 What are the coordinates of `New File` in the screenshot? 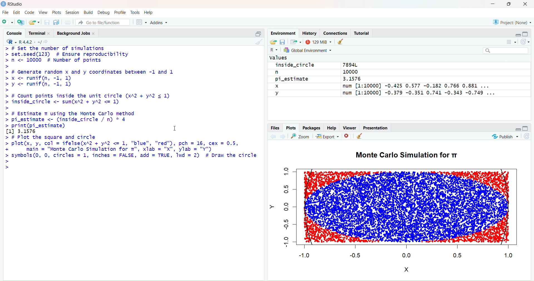 It's located at (8, 22).